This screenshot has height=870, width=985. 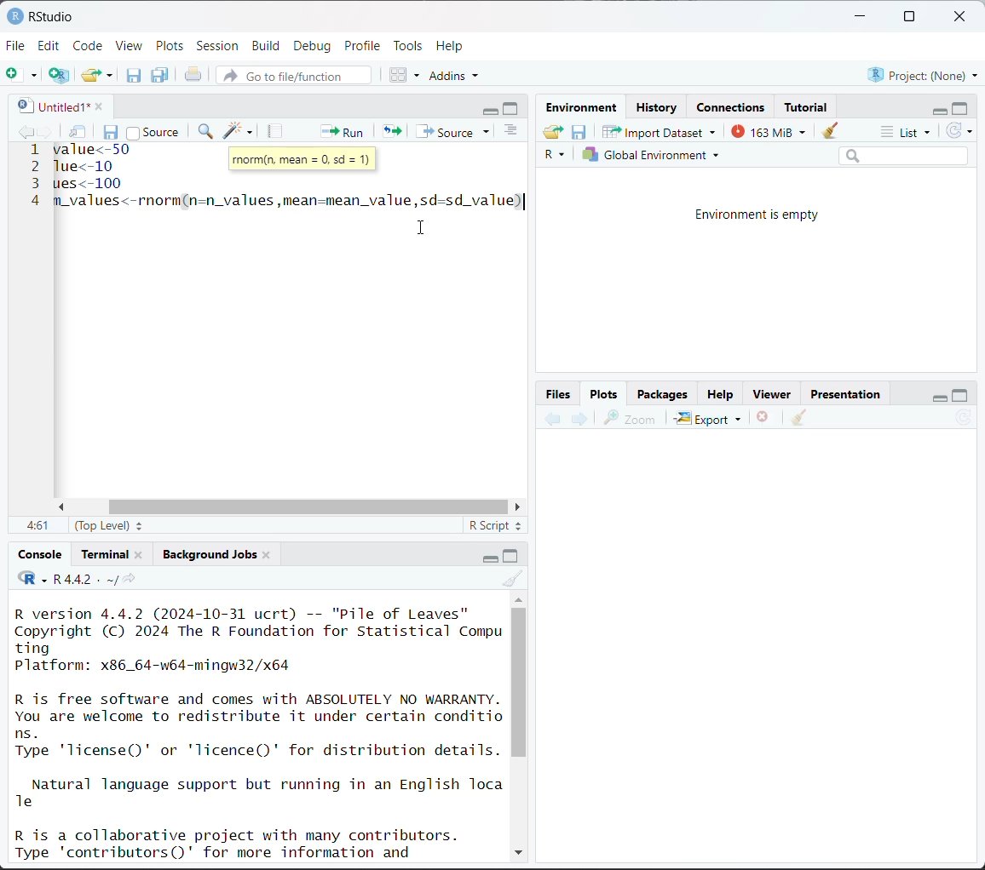 What do you see at coordinates (130, 47) in the screenshot?
I see `View` at bounding box center [130, 47].